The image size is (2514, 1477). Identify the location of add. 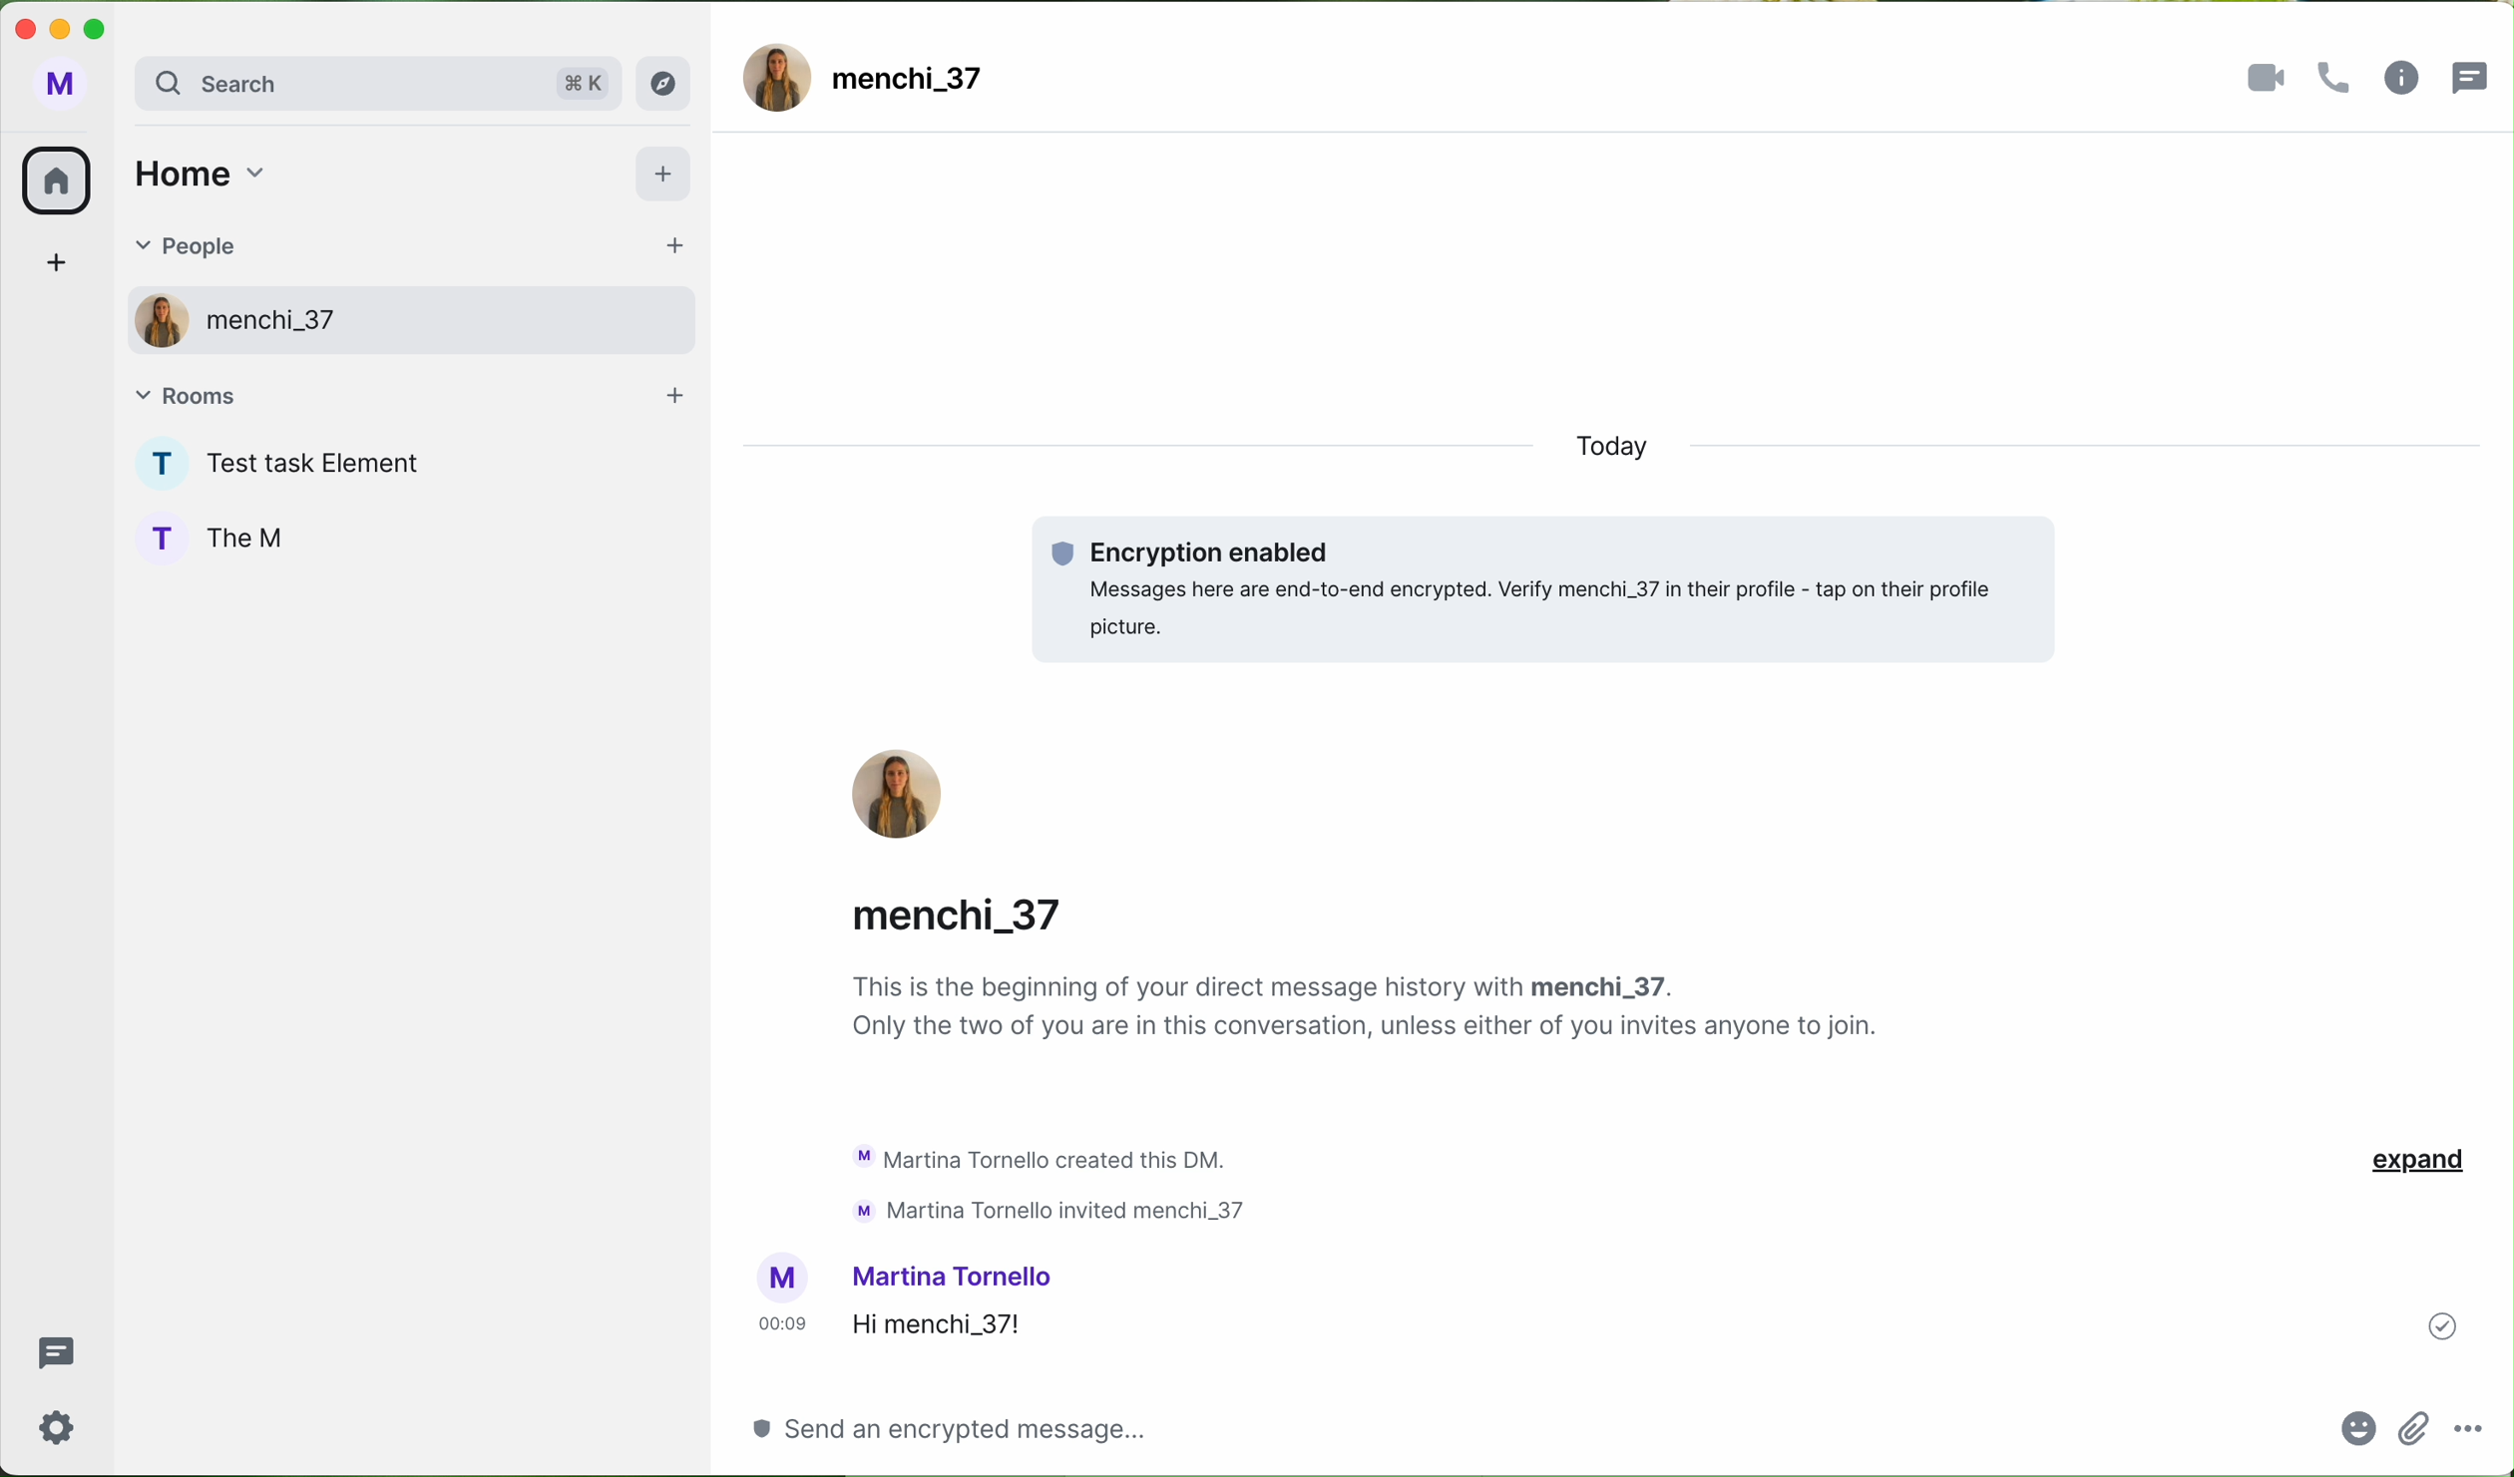
(63, 267).